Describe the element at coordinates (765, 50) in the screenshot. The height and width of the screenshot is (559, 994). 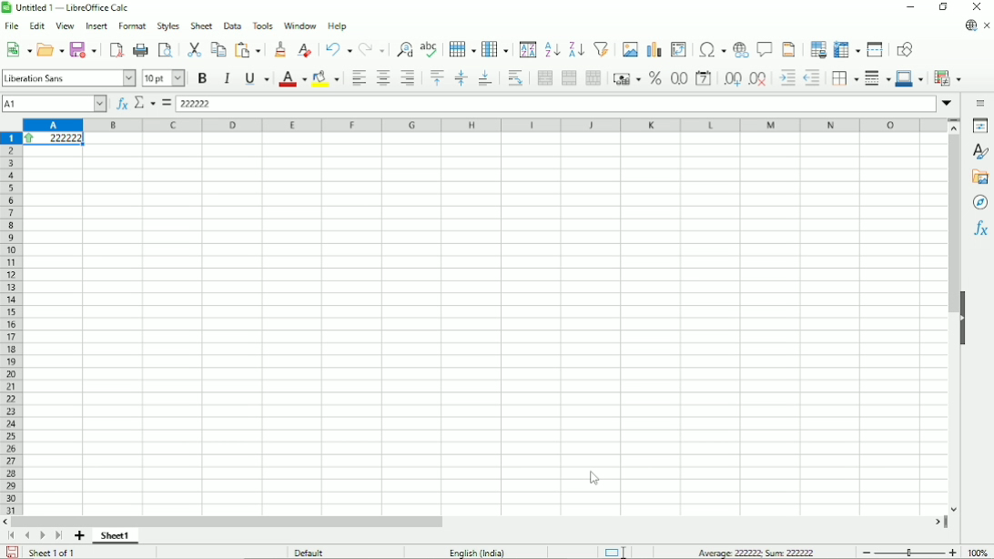
I see `Insert comment` at that location.